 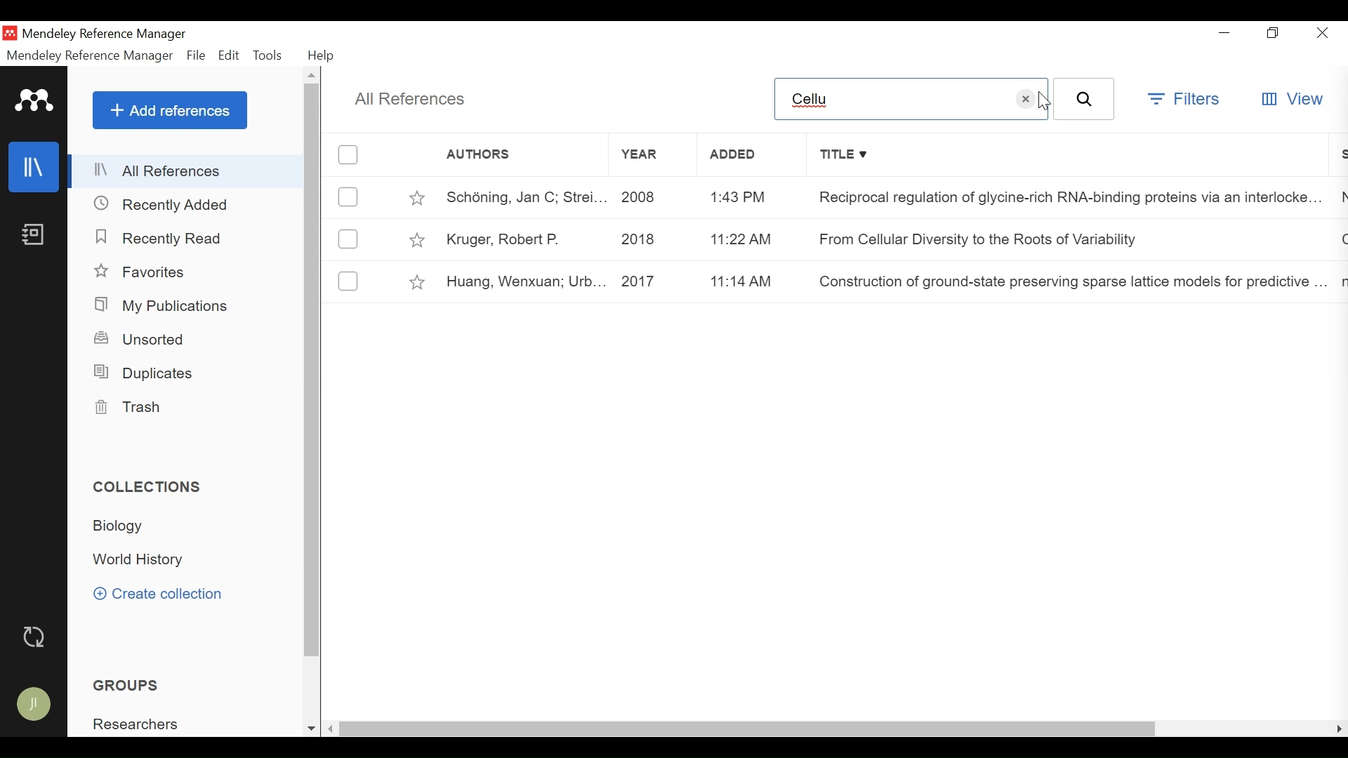 I want to click on 2018, so click(x=654, y=239).